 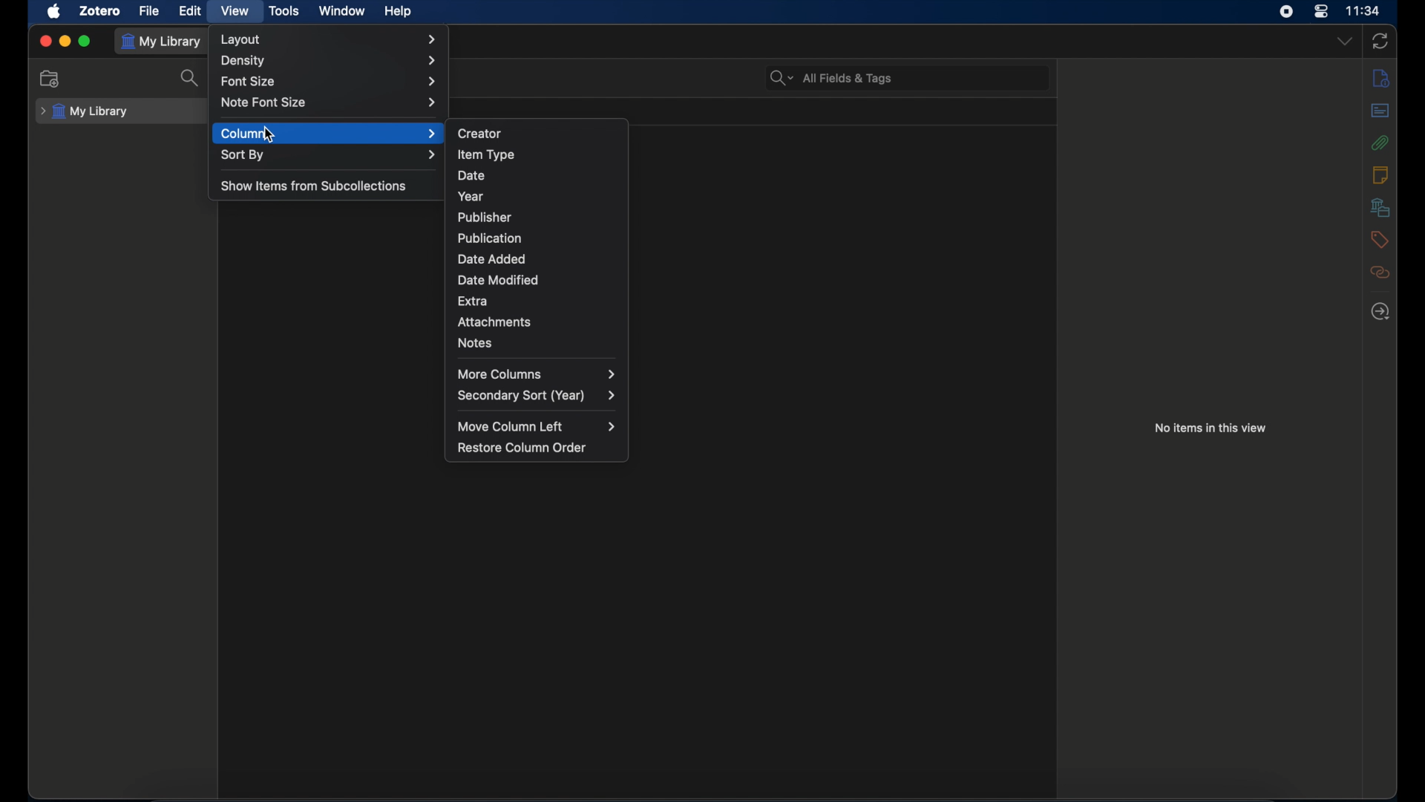 I want to click on minimize, so click(x=65, y=42).